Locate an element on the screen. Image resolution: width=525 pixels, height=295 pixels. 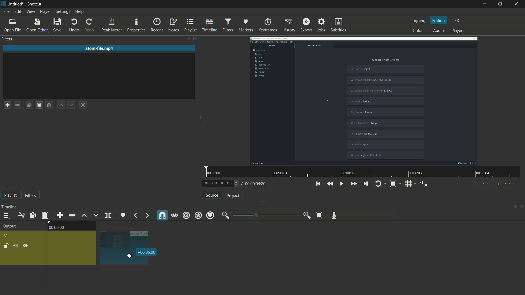
imported video is located at coordinates (364, 101).